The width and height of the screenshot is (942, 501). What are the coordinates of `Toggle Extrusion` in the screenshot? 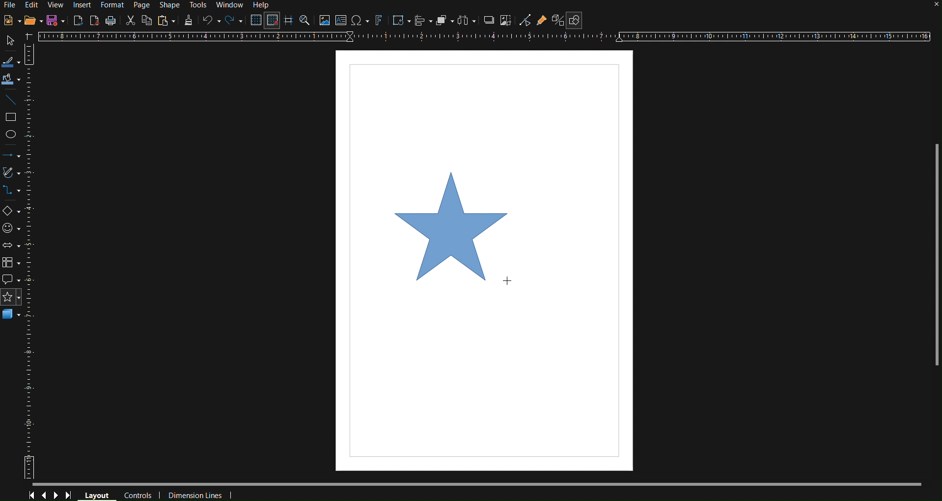 It's located at (558, 20).